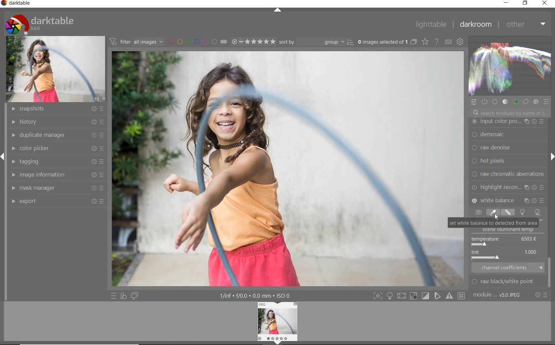  Describe the element at coordinates (505, 101) in the screenshot. I see `tone` at that location.